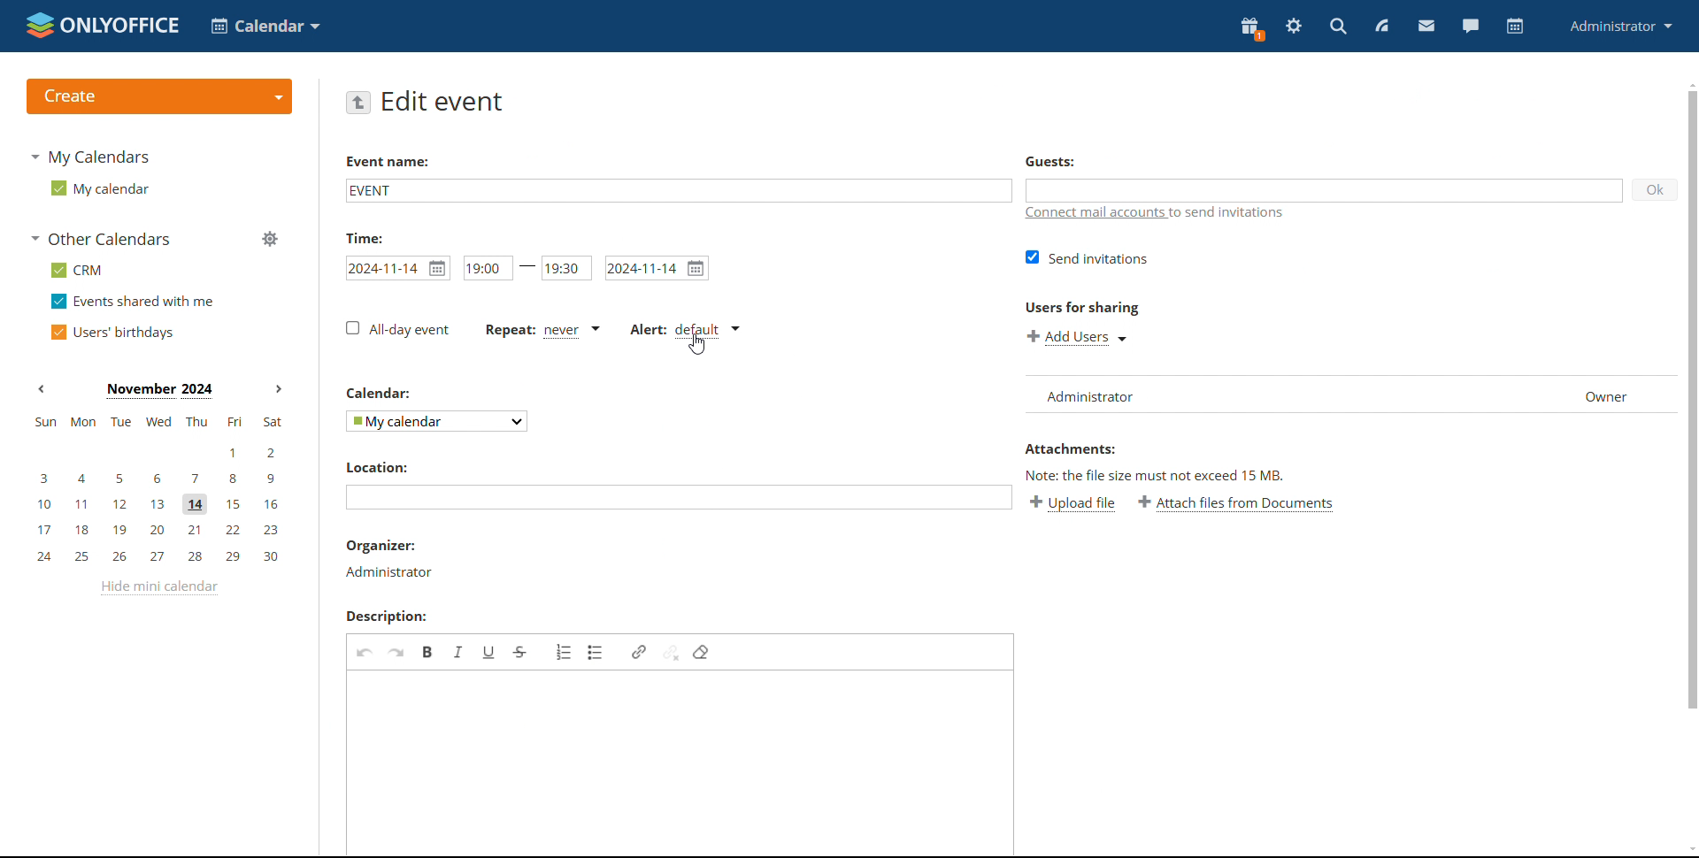 This screenshot has width=1699, height=858. What do you see at coordinates (657, 268) in the screenshot?
I see `end date` at bounding box center [657, 268].